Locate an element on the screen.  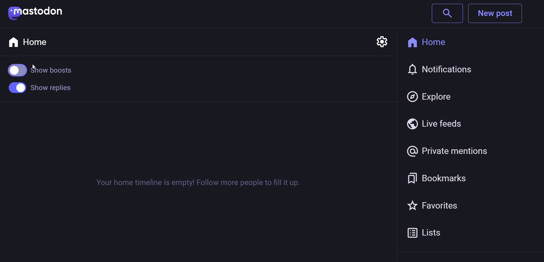
Explore is located at coordinates (430, 98).